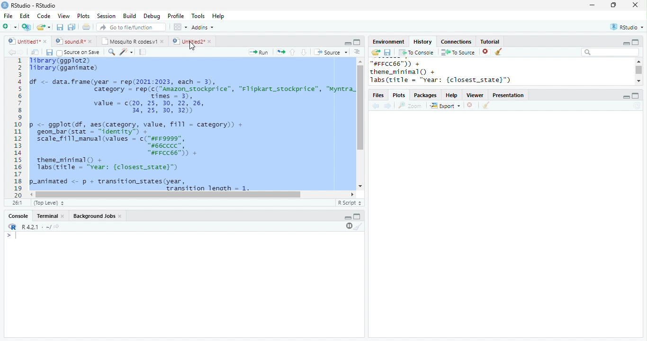 The width and height of the screenshot is (647, 341). I want to click on minimize, so click(348, 218).